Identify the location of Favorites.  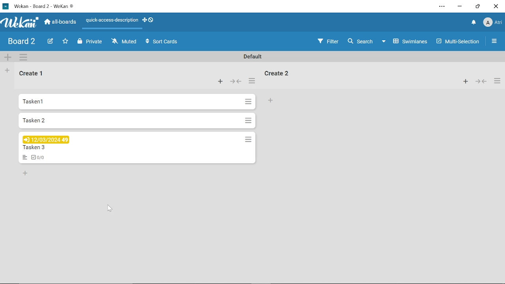
(65, 40).